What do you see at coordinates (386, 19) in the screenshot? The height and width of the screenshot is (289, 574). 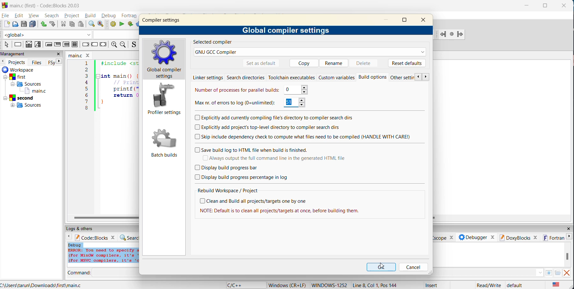 I see `minimize` at bounding box center [386, 19].